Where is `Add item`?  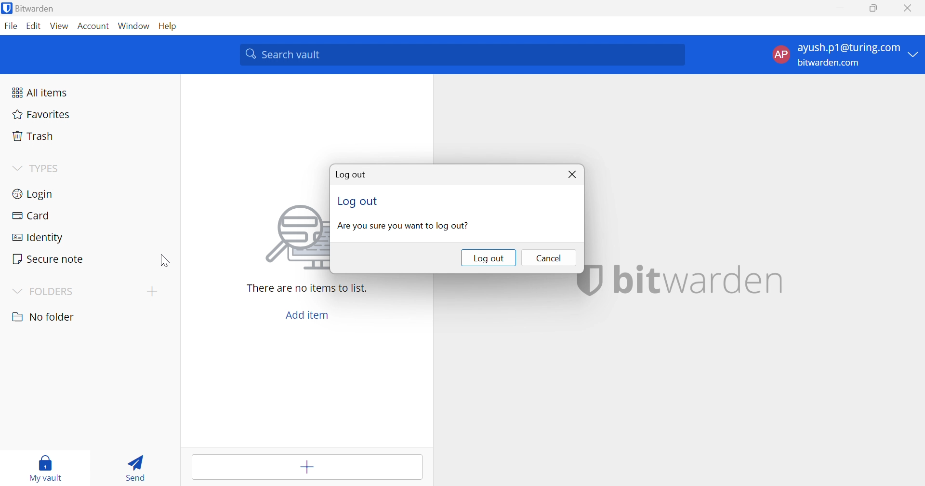
Add item is located at coordinates (307, 316).